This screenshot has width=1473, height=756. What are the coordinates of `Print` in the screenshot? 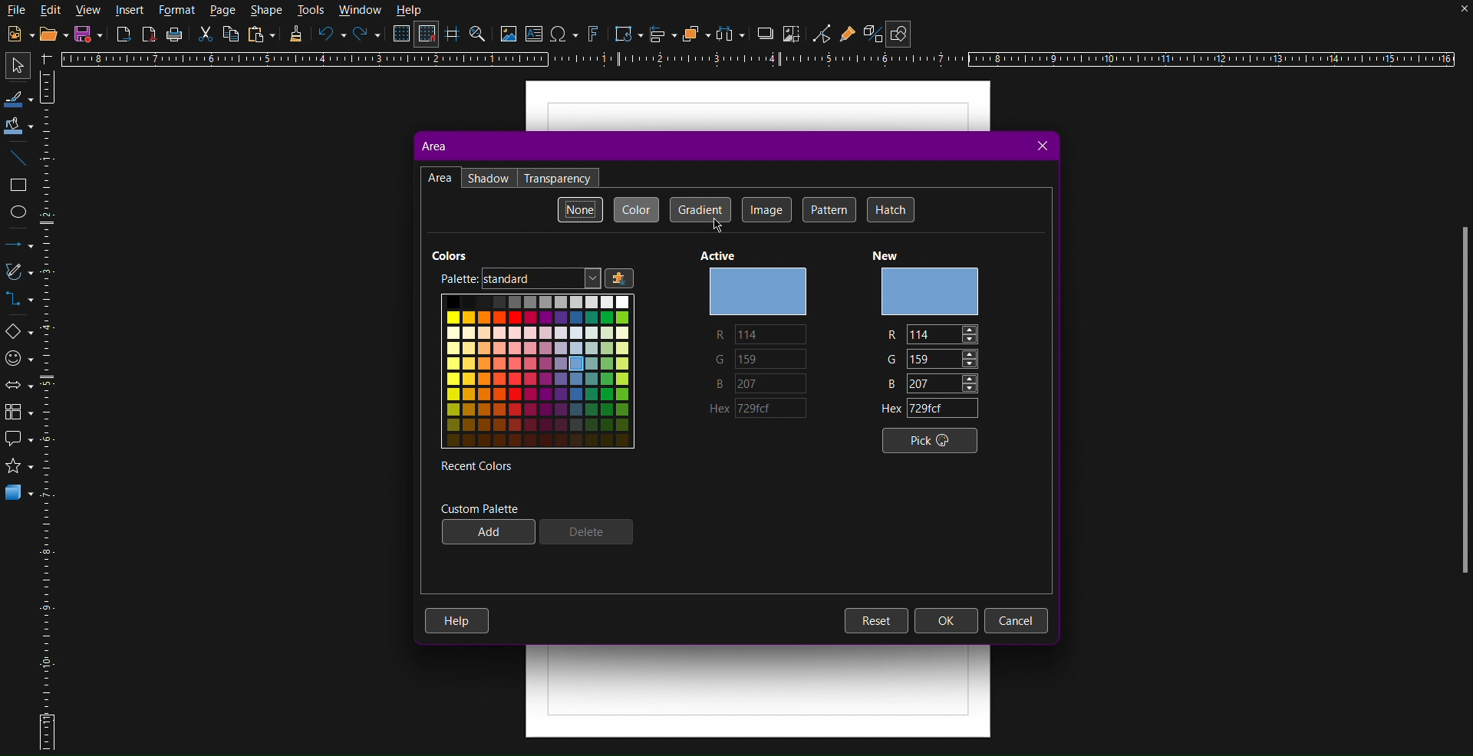 It's located at (174, 37).